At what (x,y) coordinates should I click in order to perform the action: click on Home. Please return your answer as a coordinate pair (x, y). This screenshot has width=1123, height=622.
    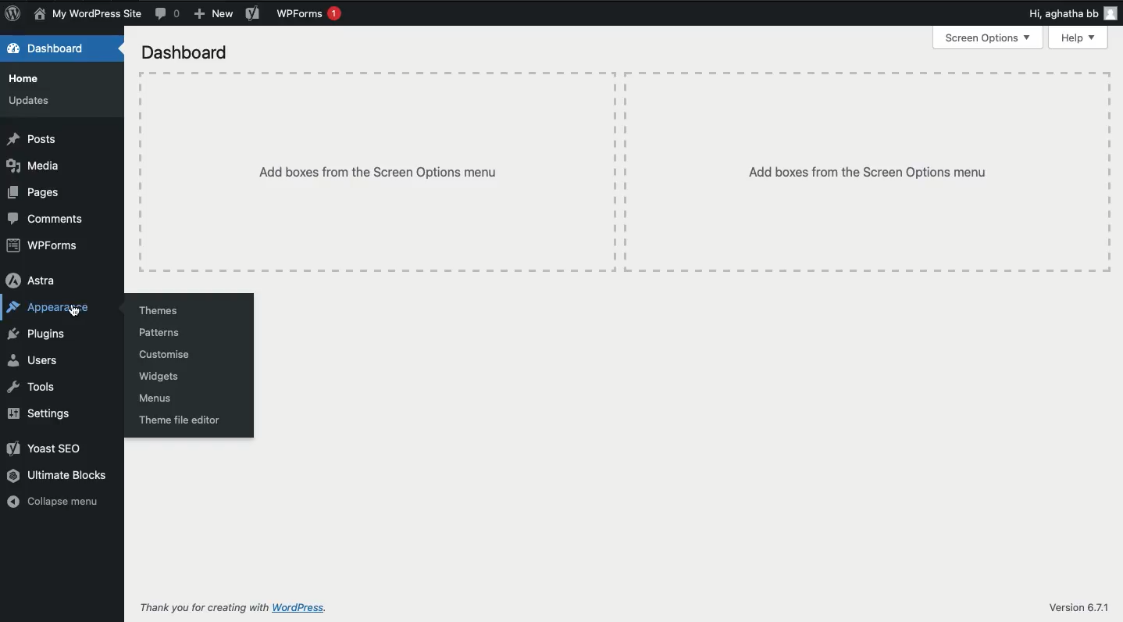
    Looking at the image, I should click on (30, 81).